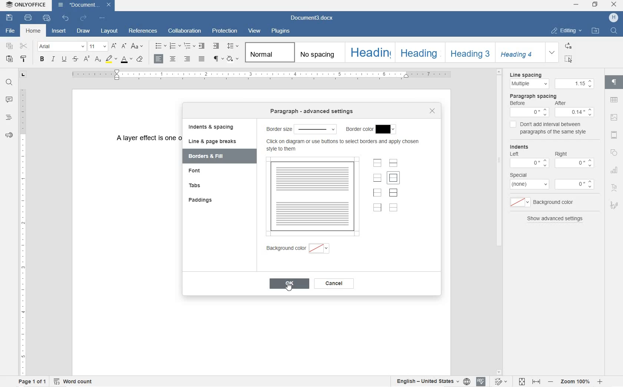 Image resolution: width=623 pixels, height=387 pixels. What do you see at coordinates (314, 17) in the screenshot?
I see `DOCUMENT3.DOCX` at bounding box center [314, 17].